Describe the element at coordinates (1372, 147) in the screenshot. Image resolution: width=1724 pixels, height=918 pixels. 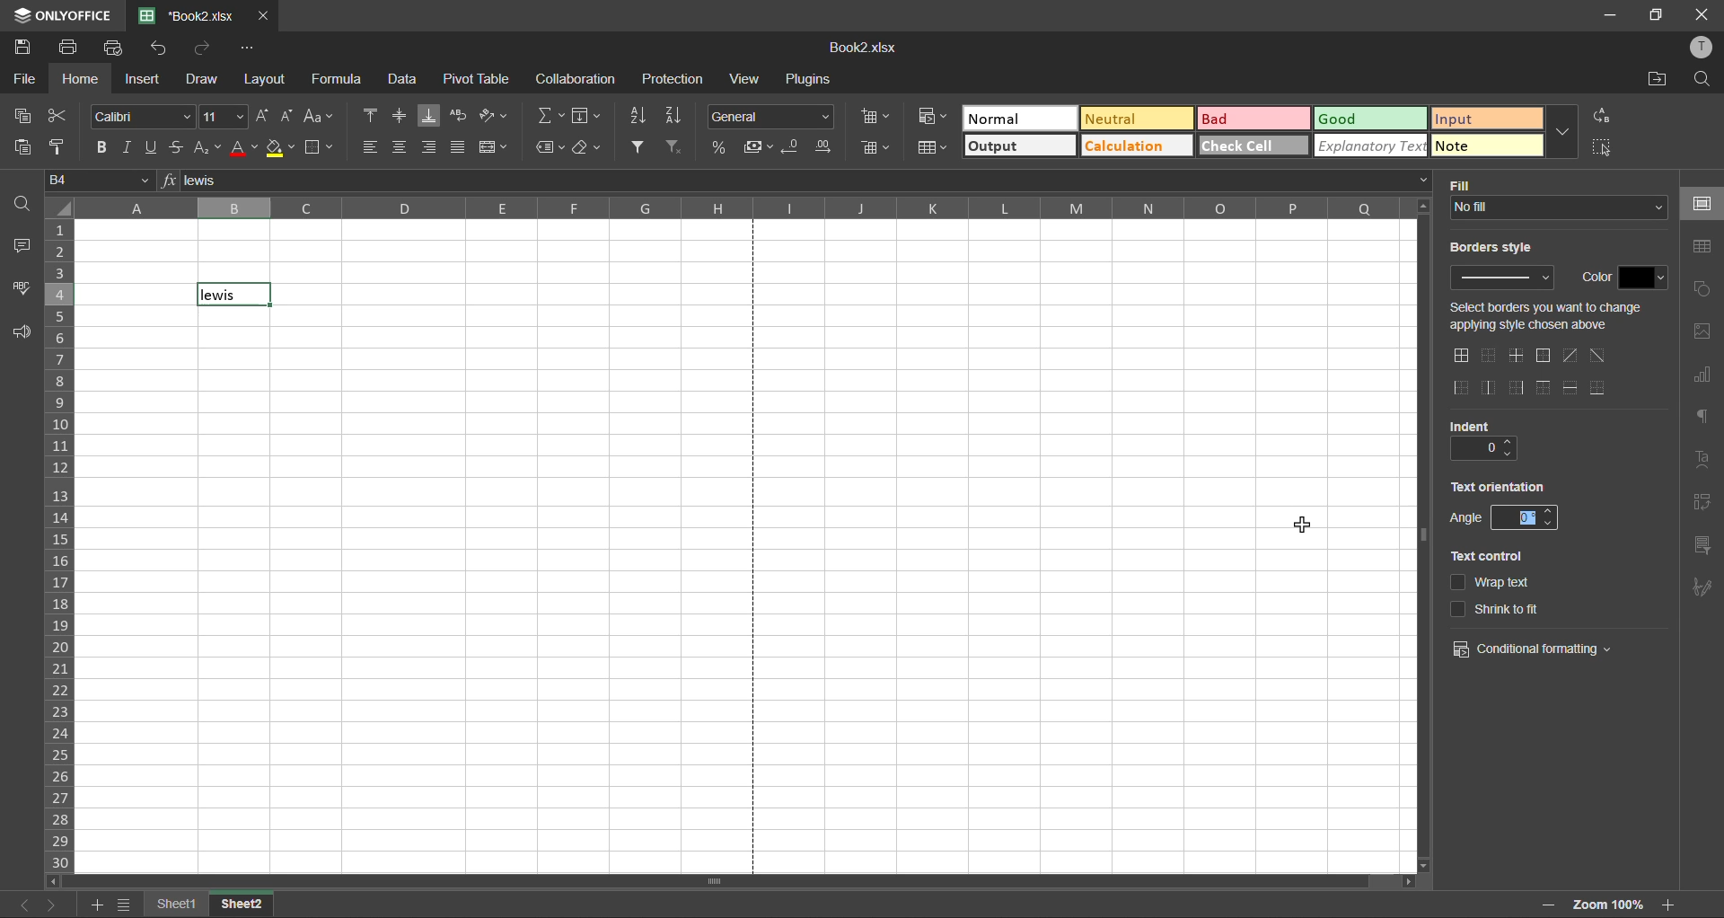
I see `explanatory text` at that location.